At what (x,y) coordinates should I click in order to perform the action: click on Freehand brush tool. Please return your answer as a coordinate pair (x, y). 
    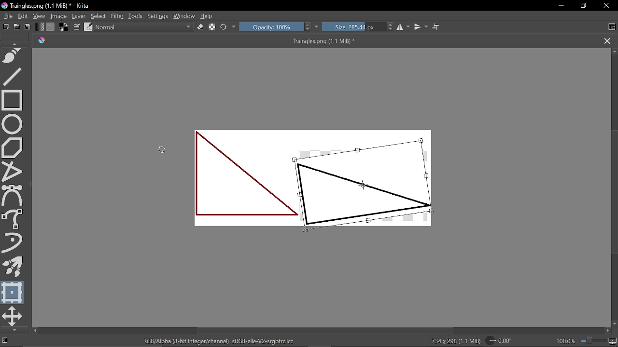
    Looking at the image, I should click on (14, 219).